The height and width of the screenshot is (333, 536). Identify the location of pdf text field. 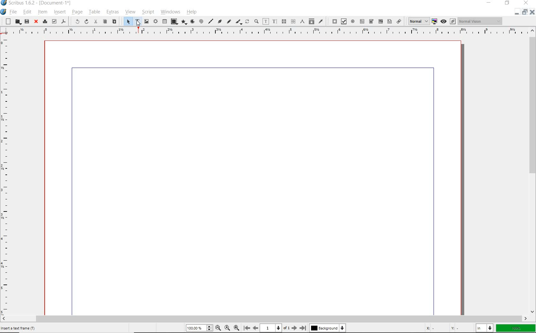
(362, 21).